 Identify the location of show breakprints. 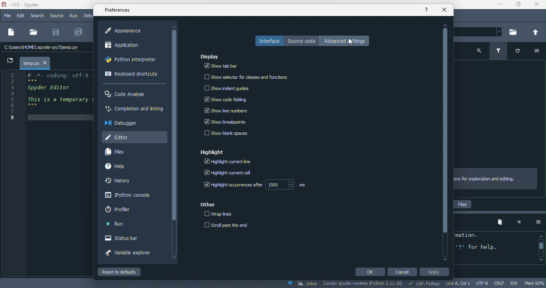
(225, 123).